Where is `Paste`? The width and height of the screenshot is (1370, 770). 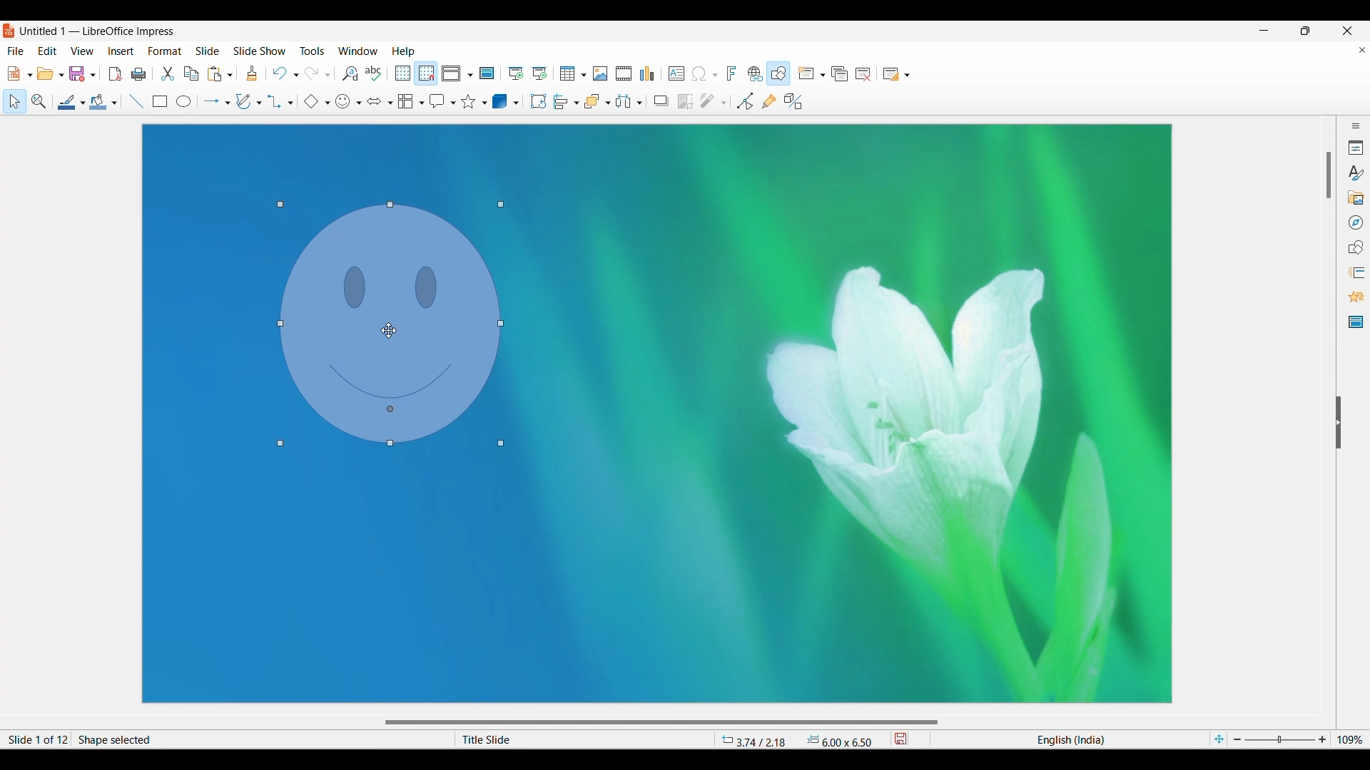
Paste is located at coordinates (215, 75).